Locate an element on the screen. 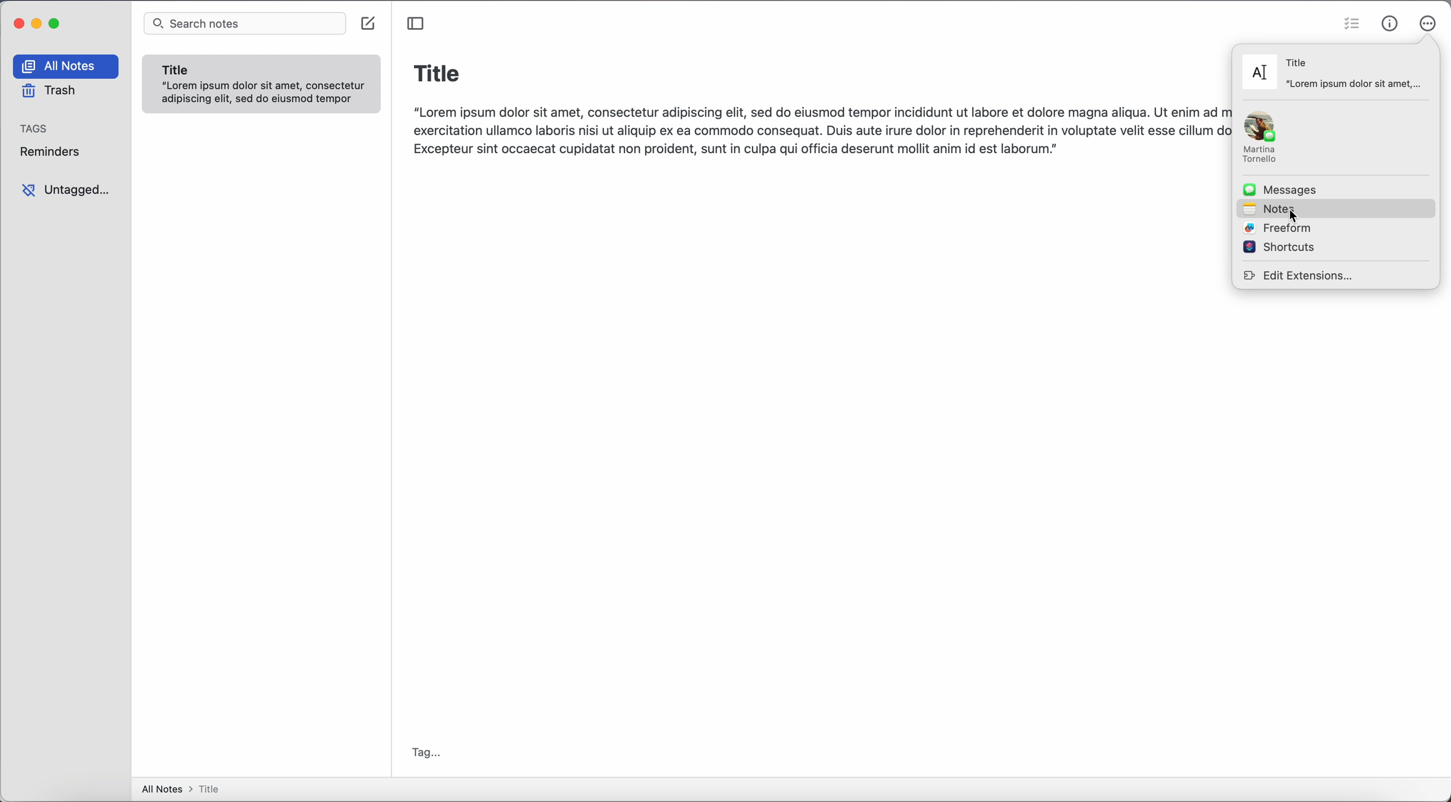 The image size is (1451, 802). click on notes is located at coordinates (1335, 208).